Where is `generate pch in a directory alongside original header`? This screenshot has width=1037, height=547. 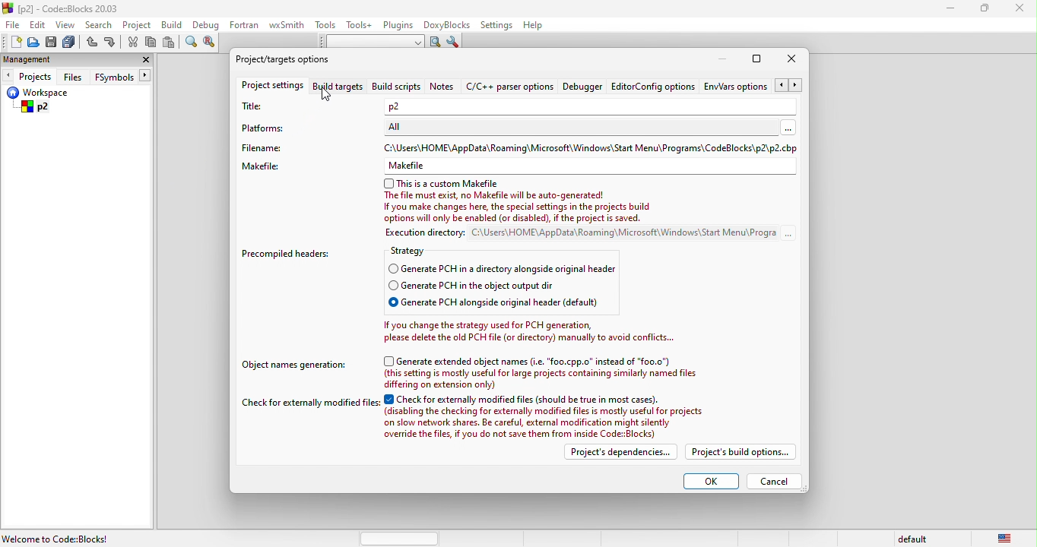 generate pch in a directory alongside original header is located at coordinates (507, 269).